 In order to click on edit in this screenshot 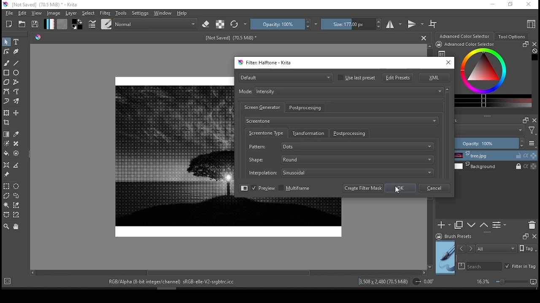, I will do `click(22, 13)`.